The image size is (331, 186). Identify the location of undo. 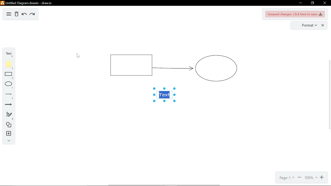
(24, 14).